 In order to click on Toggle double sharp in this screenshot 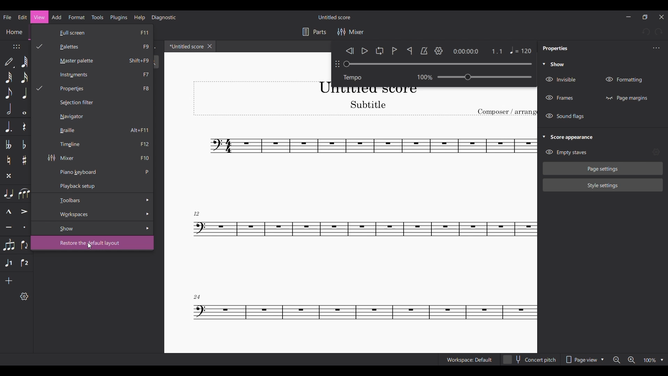, I will do `click(9, 176)`.